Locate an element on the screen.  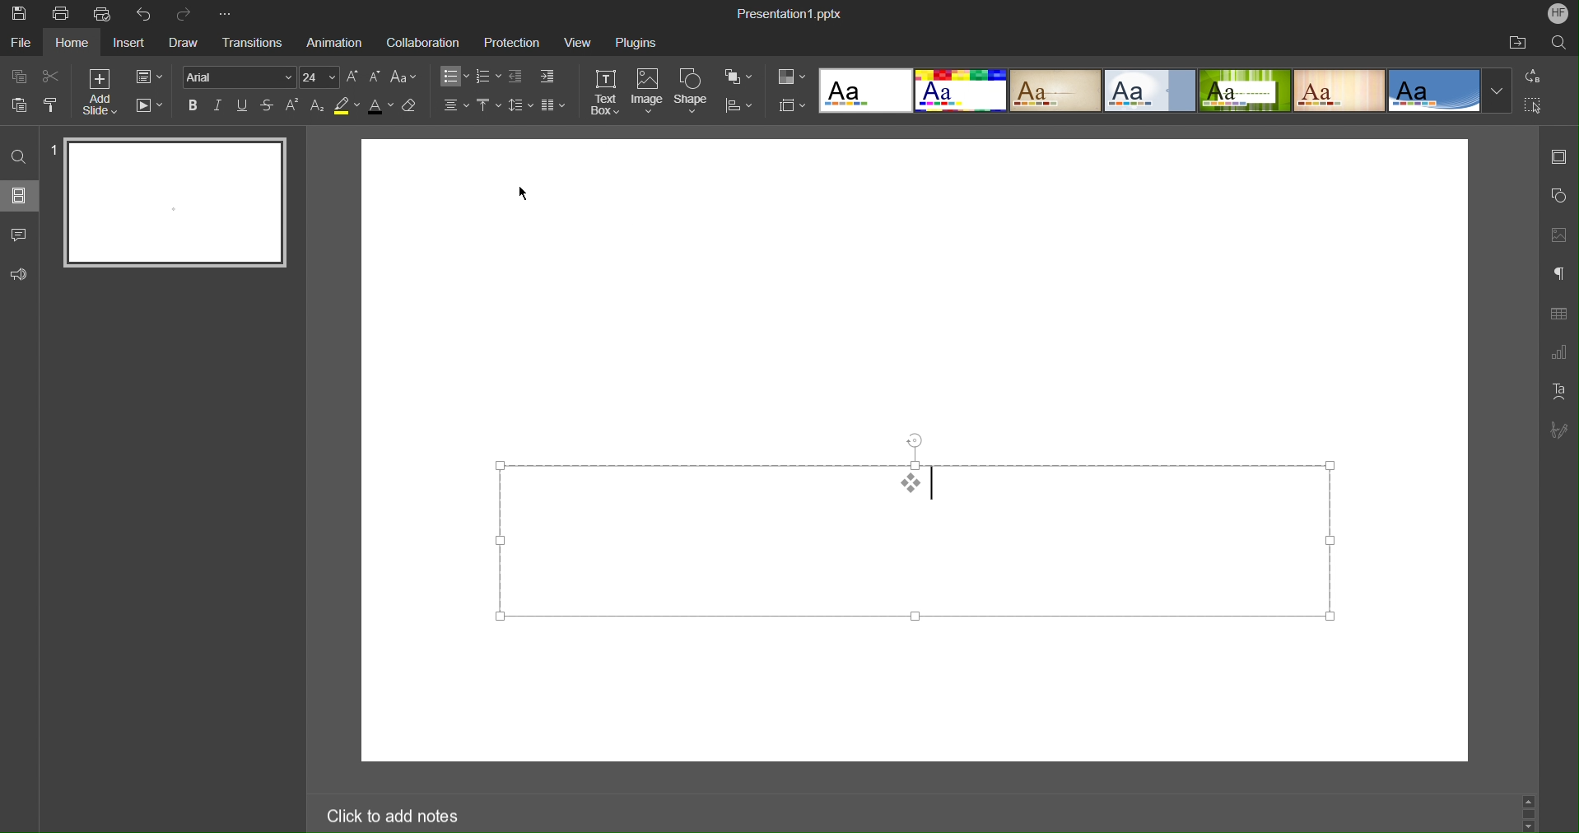
template is located at coordinates (1433, 91).